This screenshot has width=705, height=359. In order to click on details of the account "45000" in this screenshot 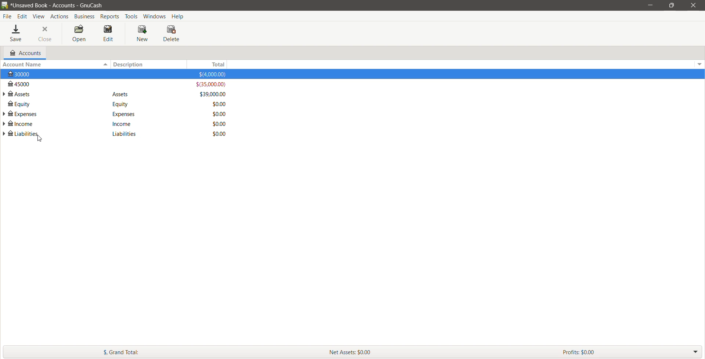, I will do `click(117, 84)`.